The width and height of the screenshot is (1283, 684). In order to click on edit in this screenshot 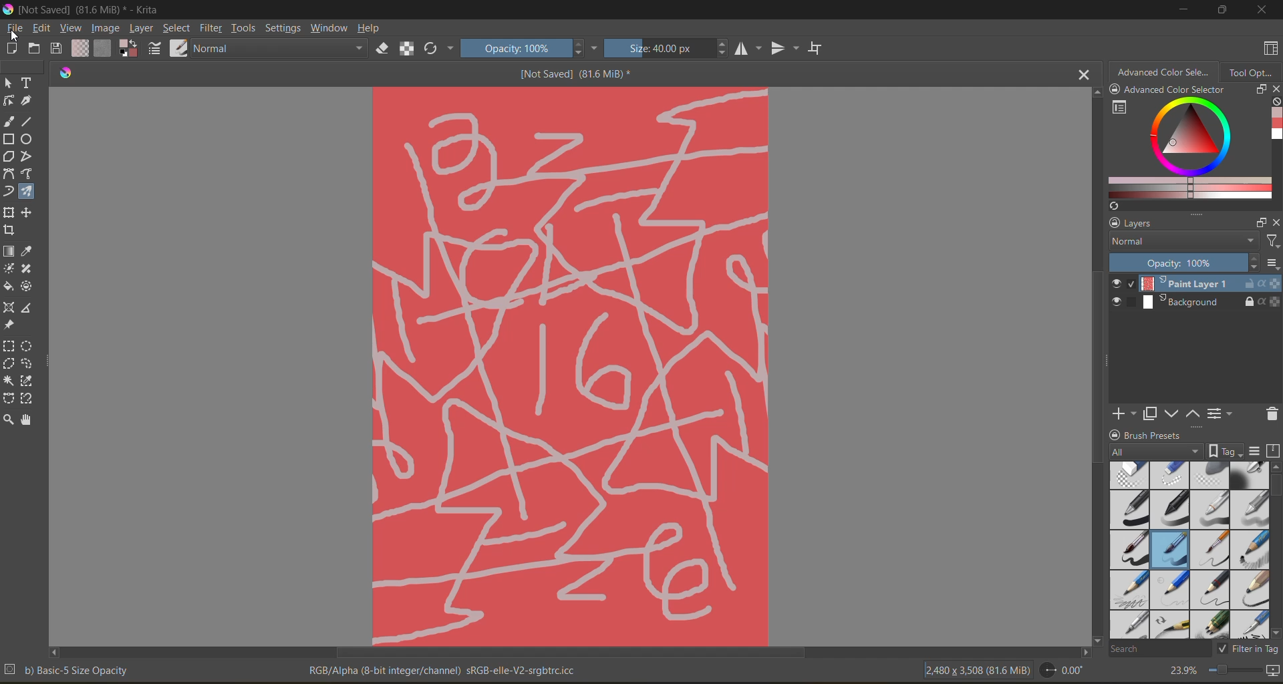, I will do `click(42, 30)`.